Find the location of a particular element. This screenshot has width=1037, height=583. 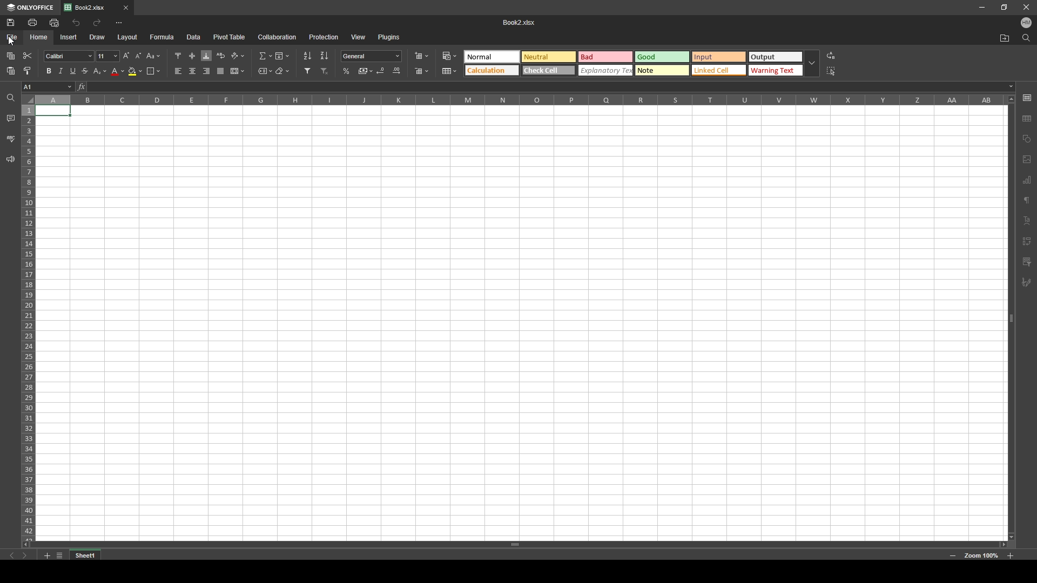

clear is located at coordinates (283, 71).